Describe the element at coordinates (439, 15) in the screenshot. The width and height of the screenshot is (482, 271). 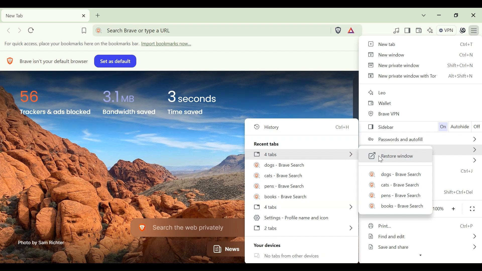
I see `minimize` at that location.